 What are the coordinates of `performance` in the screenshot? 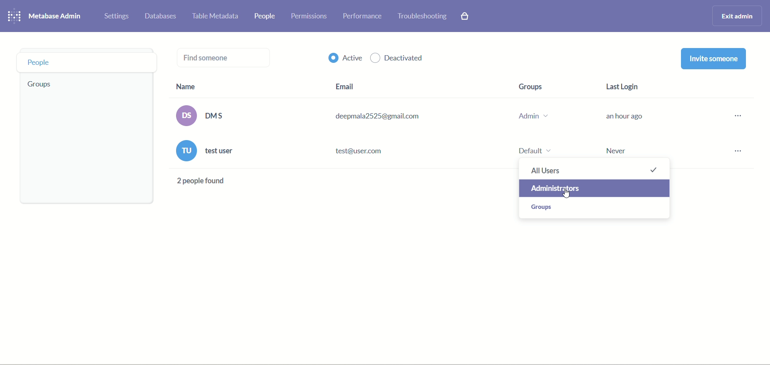 It's located at (364, 16).